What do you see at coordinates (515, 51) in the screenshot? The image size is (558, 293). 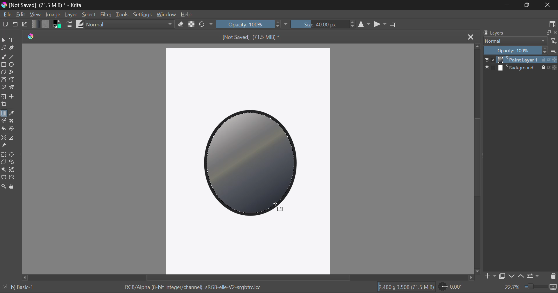 I see `Opacity` at bounding box center [515, 51].